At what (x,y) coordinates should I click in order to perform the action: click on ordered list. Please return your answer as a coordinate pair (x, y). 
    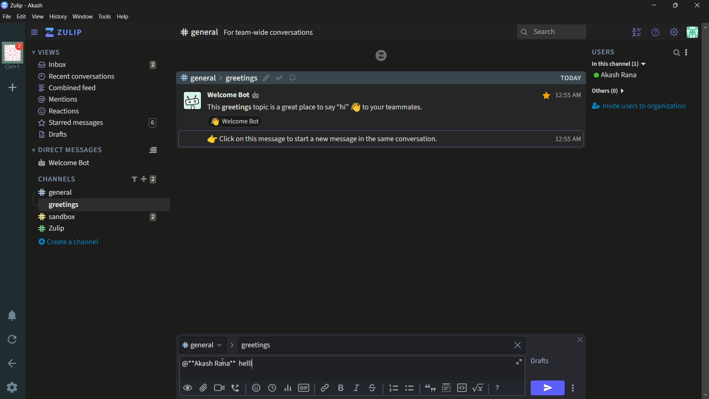
    Looking at the image, I should click on (395, 388).